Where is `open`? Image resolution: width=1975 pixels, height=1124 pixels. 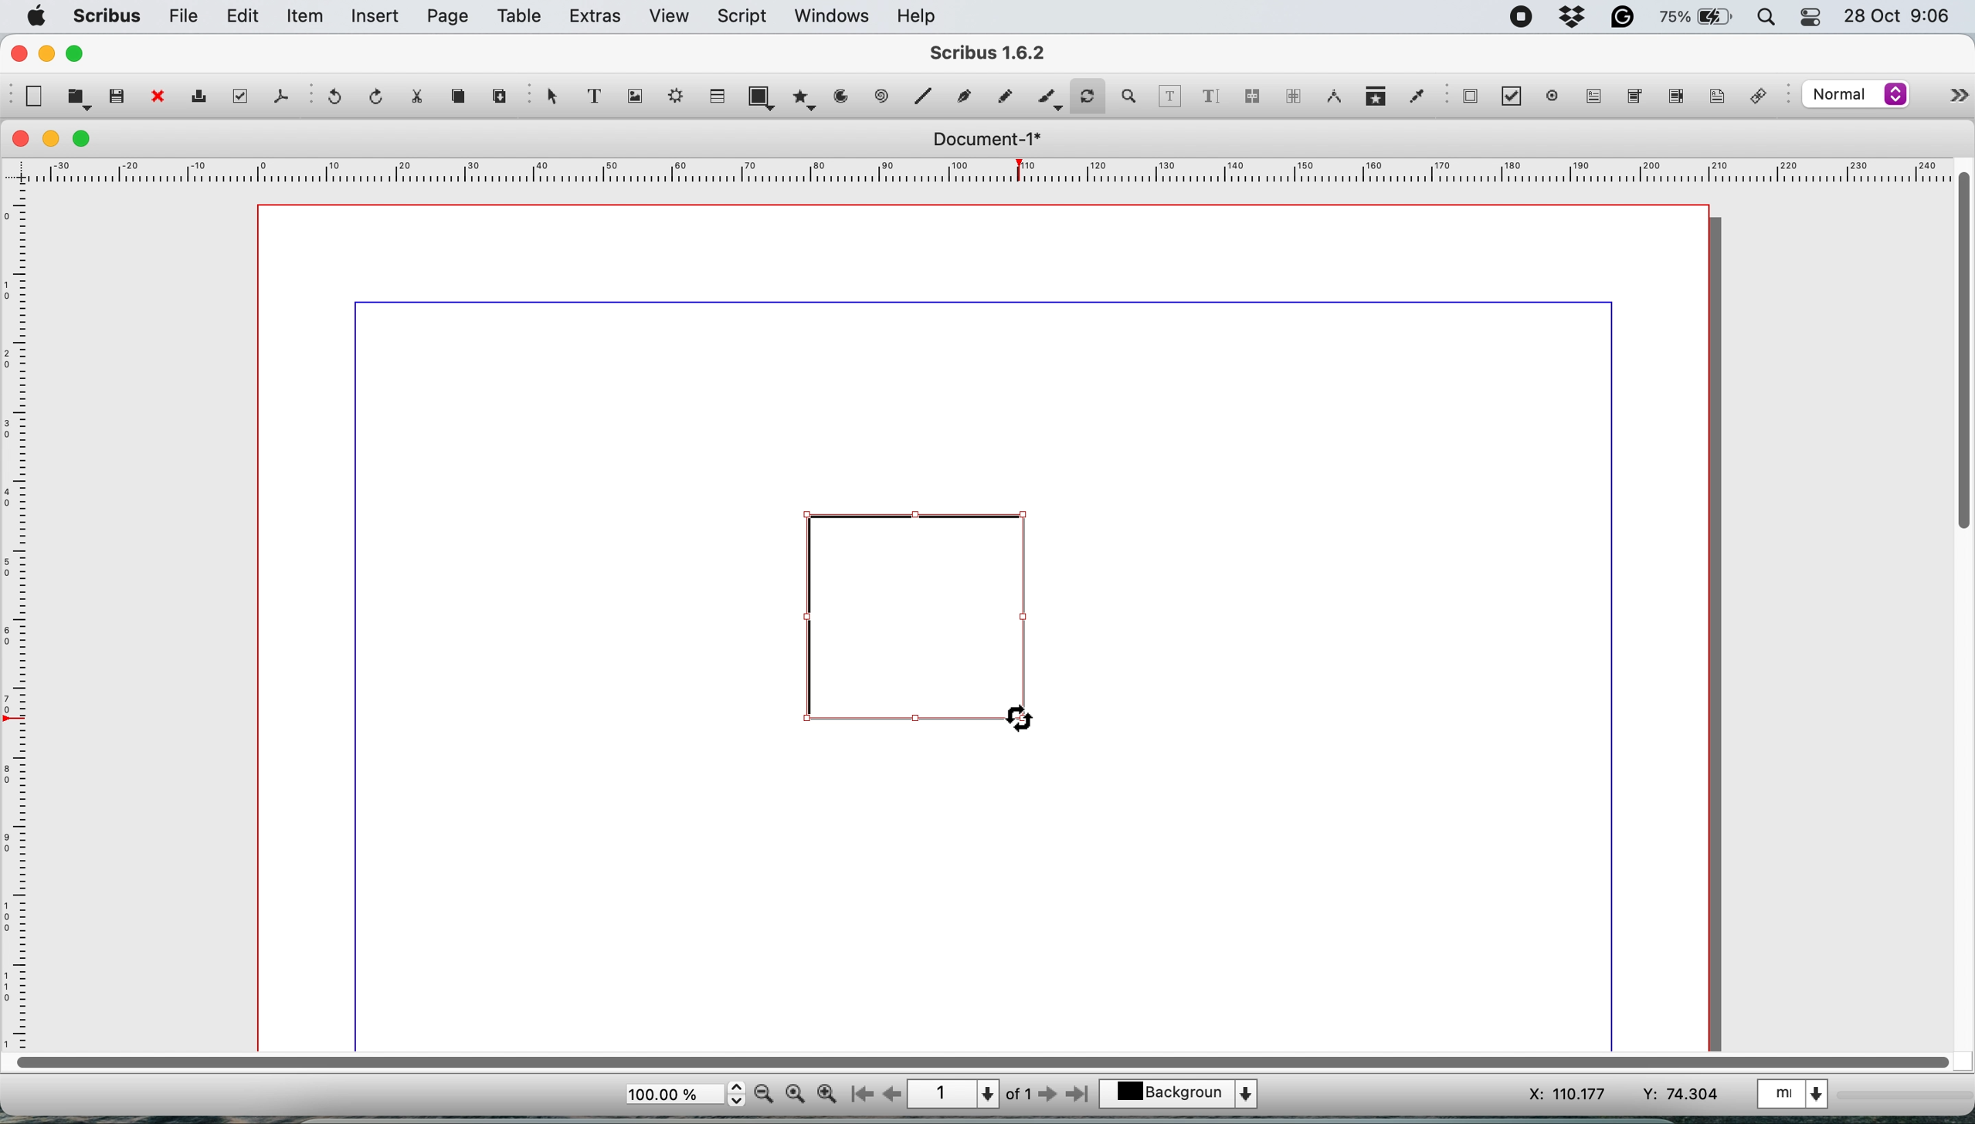
open is located at coordinates (76, 100).